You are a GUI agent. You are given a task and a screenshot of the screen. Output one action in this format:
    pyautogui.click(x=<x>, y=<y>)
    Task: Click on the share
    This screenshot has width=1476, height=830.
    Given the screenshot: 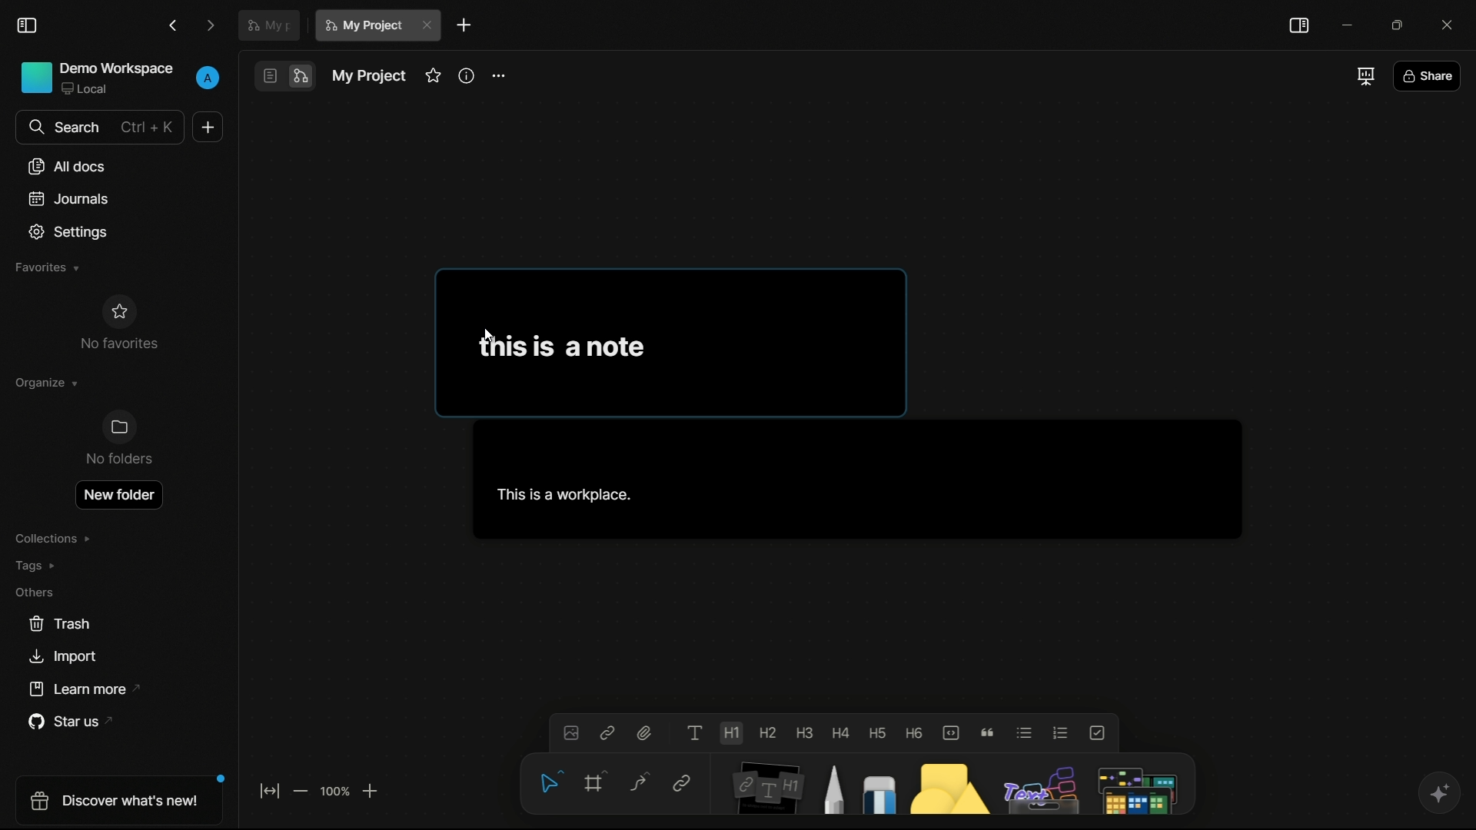 What is the action you would take?
    pyautogui.click(x=1429, y=75)
    